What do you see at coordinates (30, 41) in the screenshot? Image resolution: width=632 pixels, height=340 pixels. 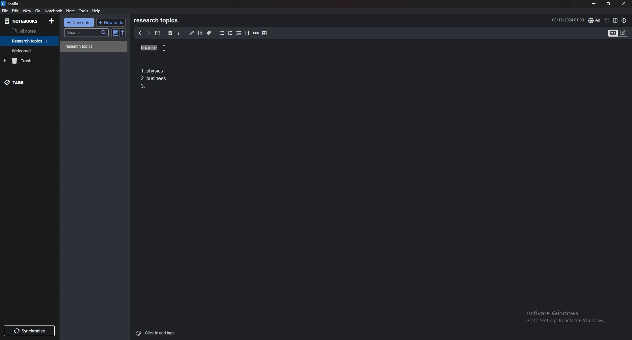 I see `notebook` at bounding box center [30, 41].